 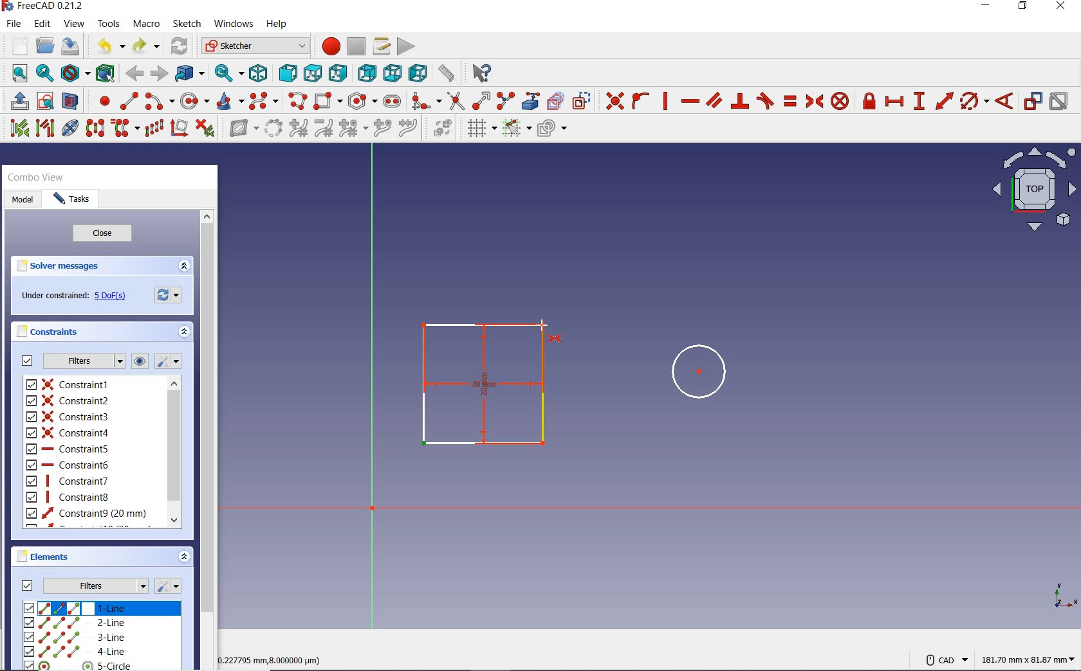 What do you see at coordinates (112, 297) in the screenshot?
I see `5 DoF(s)` at bounding box center [112, 297].